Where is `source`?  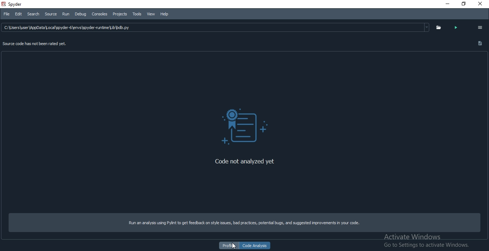 source is located at coordinates (50, 14).